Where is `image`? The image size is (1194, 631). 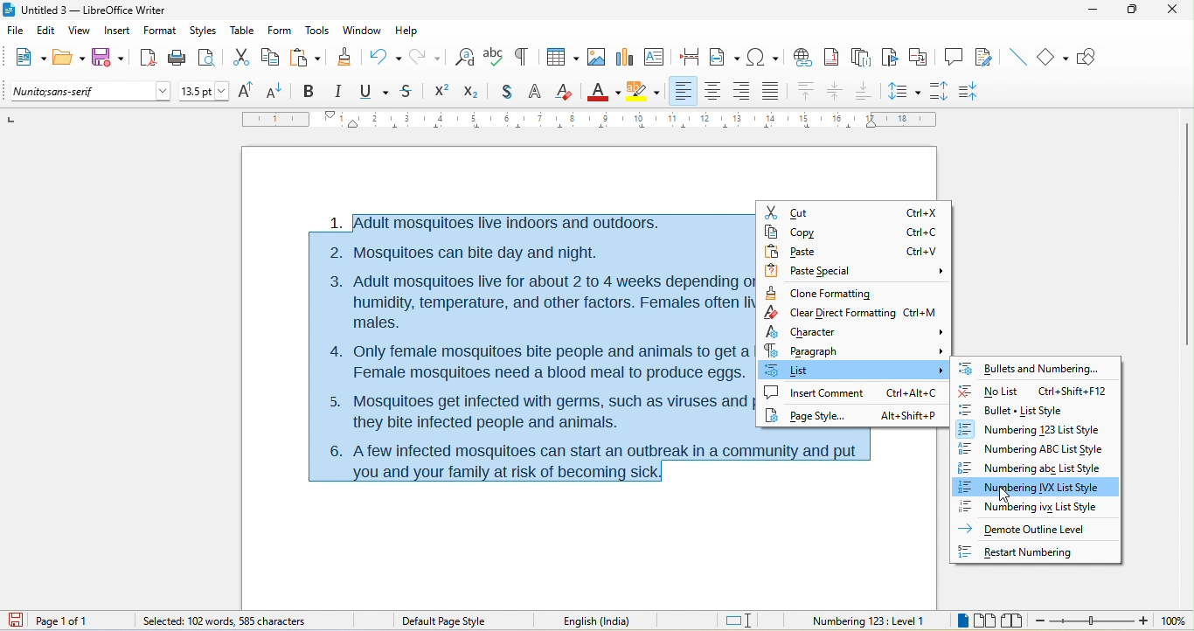 image is located at coordinates (597, 59).